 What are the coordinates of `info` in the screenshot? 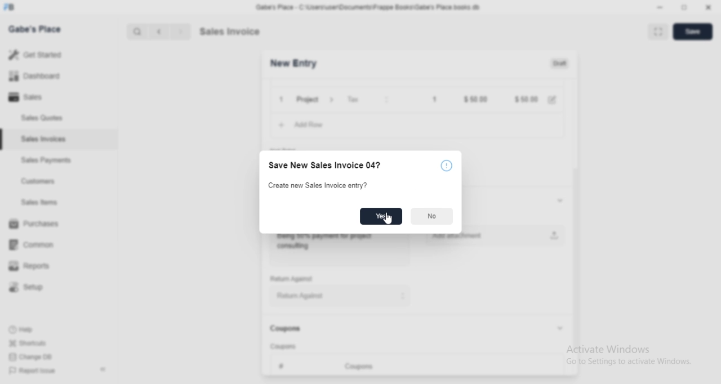 It's located at (446, 165).